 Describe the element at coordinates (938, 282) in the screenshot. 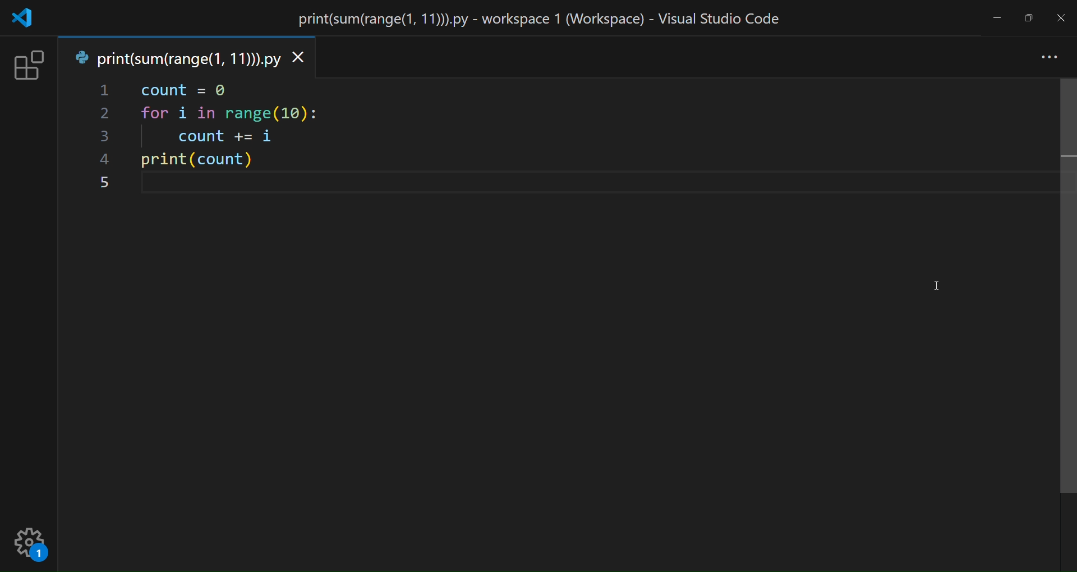

I see `cursor` at that location.